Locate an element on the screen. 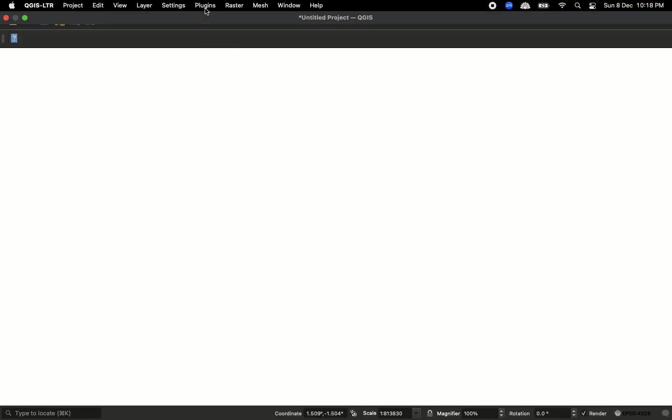  Edit is located at coordinates (98, 5).